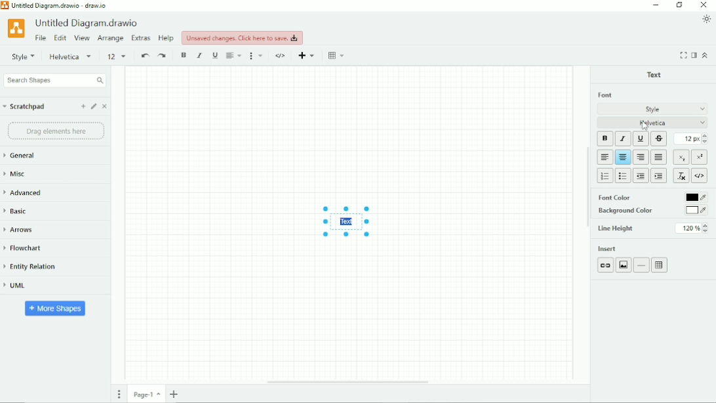 This screenshot has width=716, height=403. What do you see at coordinates (632, 210) in the screenshot?
I see `Background Color` at bounding box center [632, 210].